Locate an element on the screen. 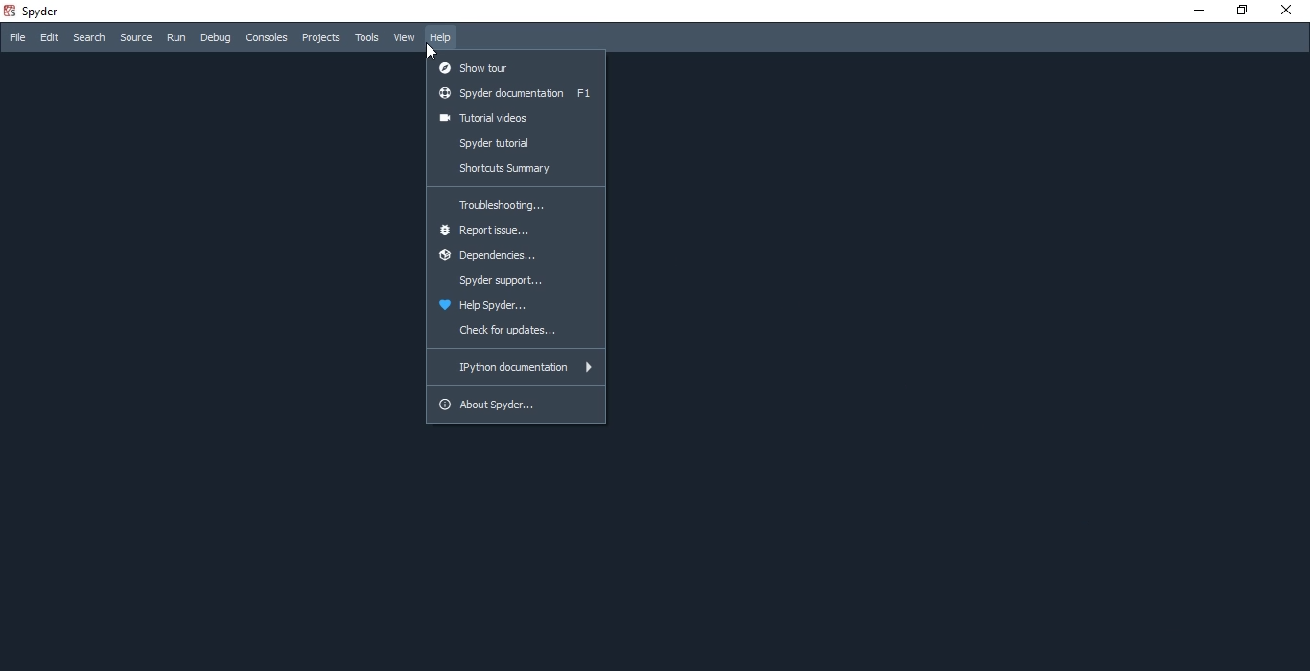  tutorial videos is located at coordinates (517, 117).